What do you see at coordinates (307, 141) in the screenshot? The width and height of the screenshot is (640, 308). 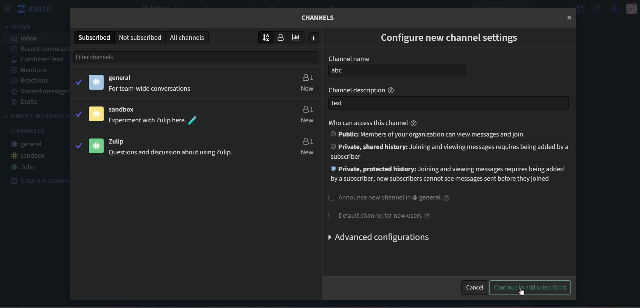 I see `users` at bounding box center [307, 141].